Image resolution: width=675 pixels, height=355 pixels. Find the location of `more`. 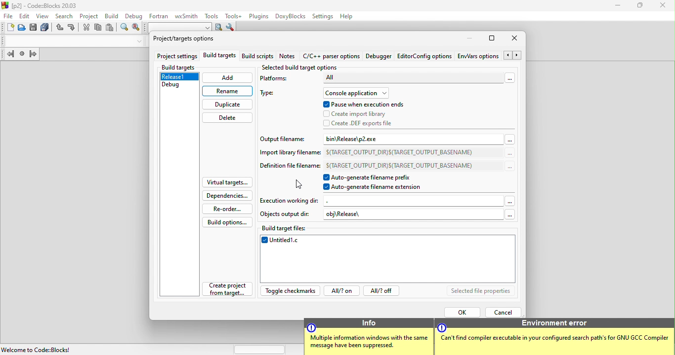

more is located at coordinates (509, 154).